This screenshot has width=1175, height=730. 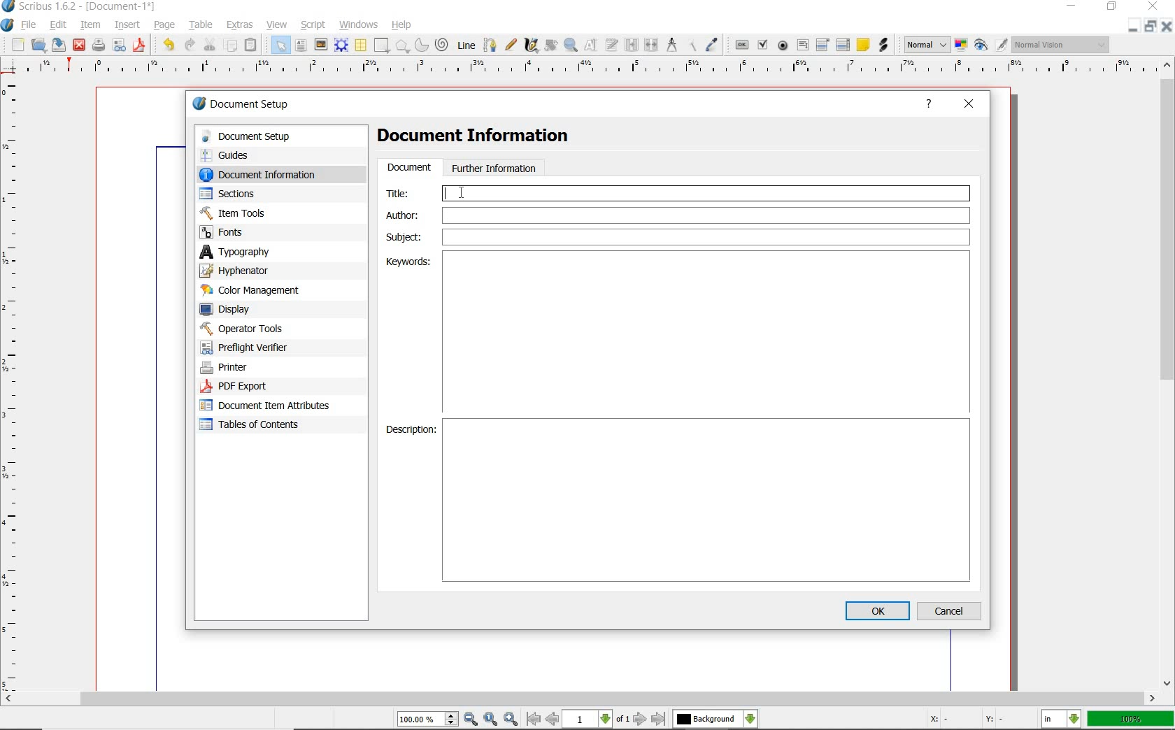 I want to click on view, so click(x=276, y=24).